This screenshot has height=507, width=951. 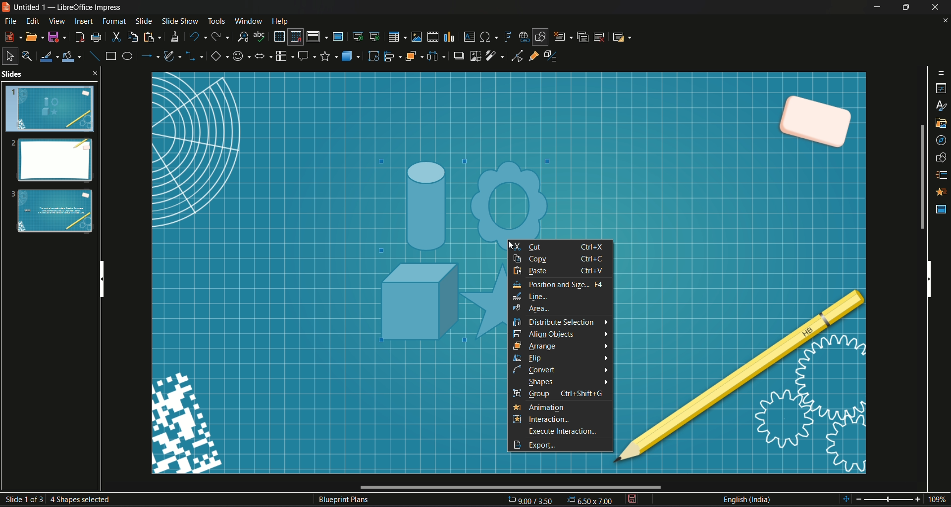 I want to click on paste, so click(x=151, y=37).